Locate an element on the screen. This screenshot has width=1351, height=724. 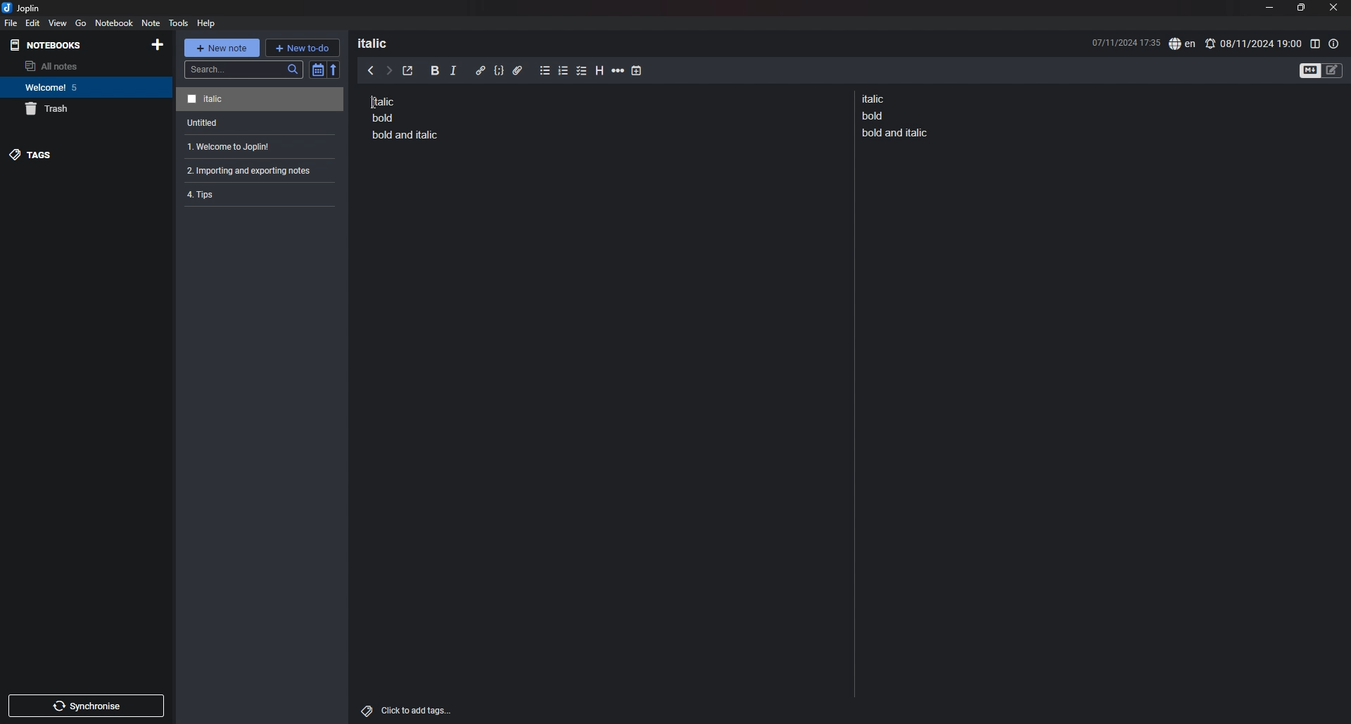
reverse sort order is located at coordinates (334, 69).